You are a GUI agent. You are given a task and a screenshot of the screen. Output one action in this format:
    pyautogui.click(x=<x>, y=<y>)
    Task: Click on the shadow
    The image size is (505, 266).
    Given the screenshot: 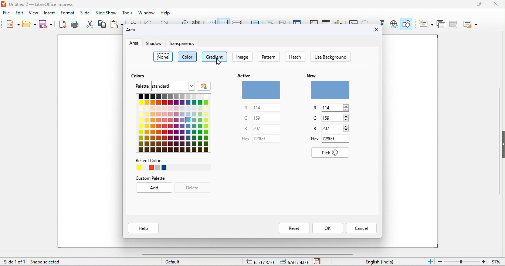 What is the action you would take?
    pyautogui.click(x=155, y=43)
    